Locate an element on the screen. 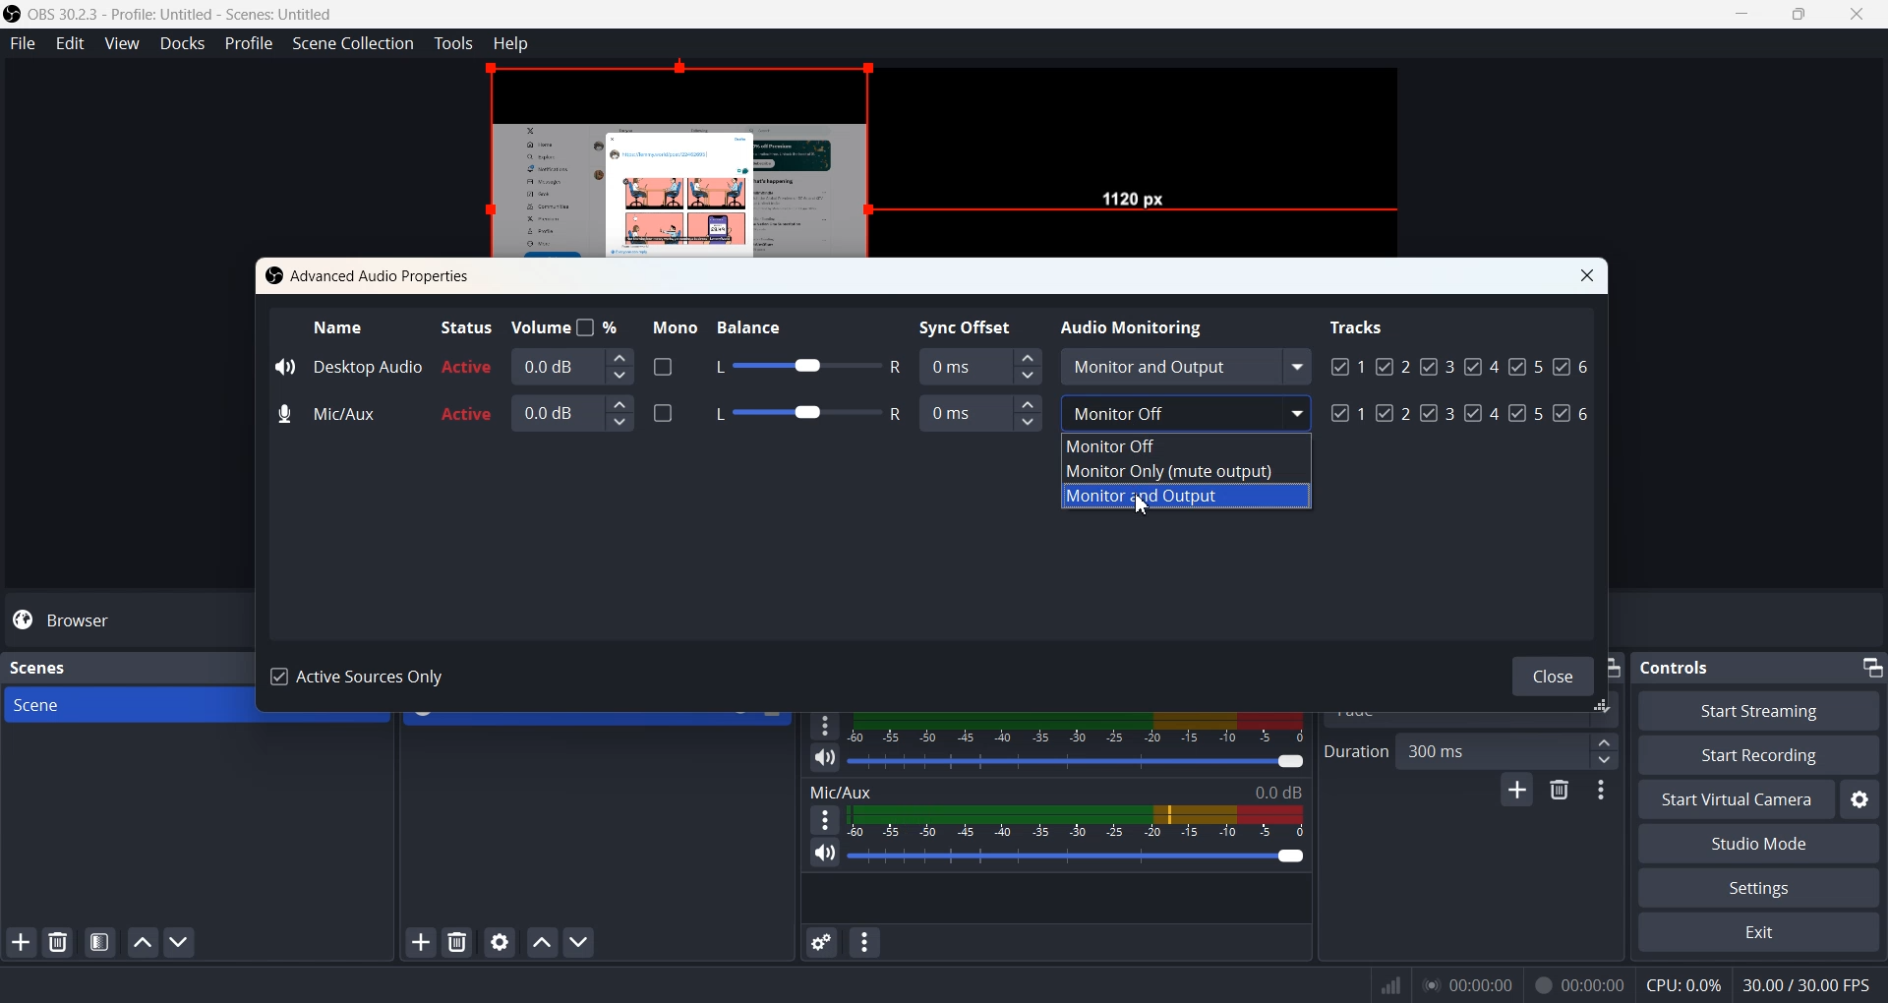  Profile is located at coordinates (250, 43).